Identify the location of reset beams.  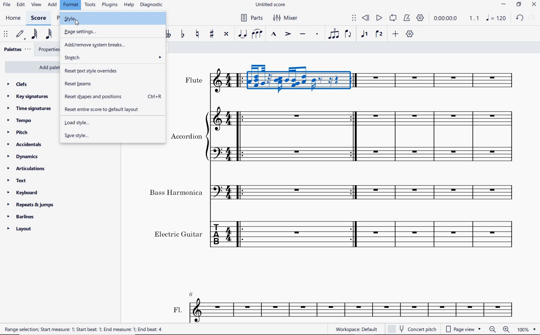
(113, 83).